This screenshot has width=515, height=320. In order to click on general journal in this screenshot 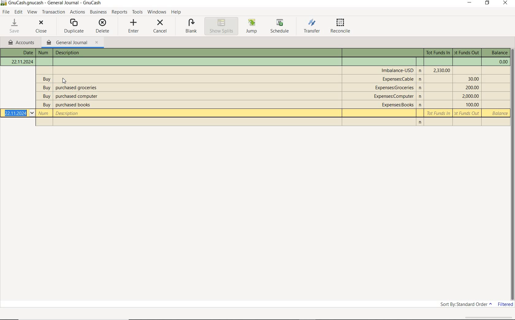, I will do `click(72, 43)`.